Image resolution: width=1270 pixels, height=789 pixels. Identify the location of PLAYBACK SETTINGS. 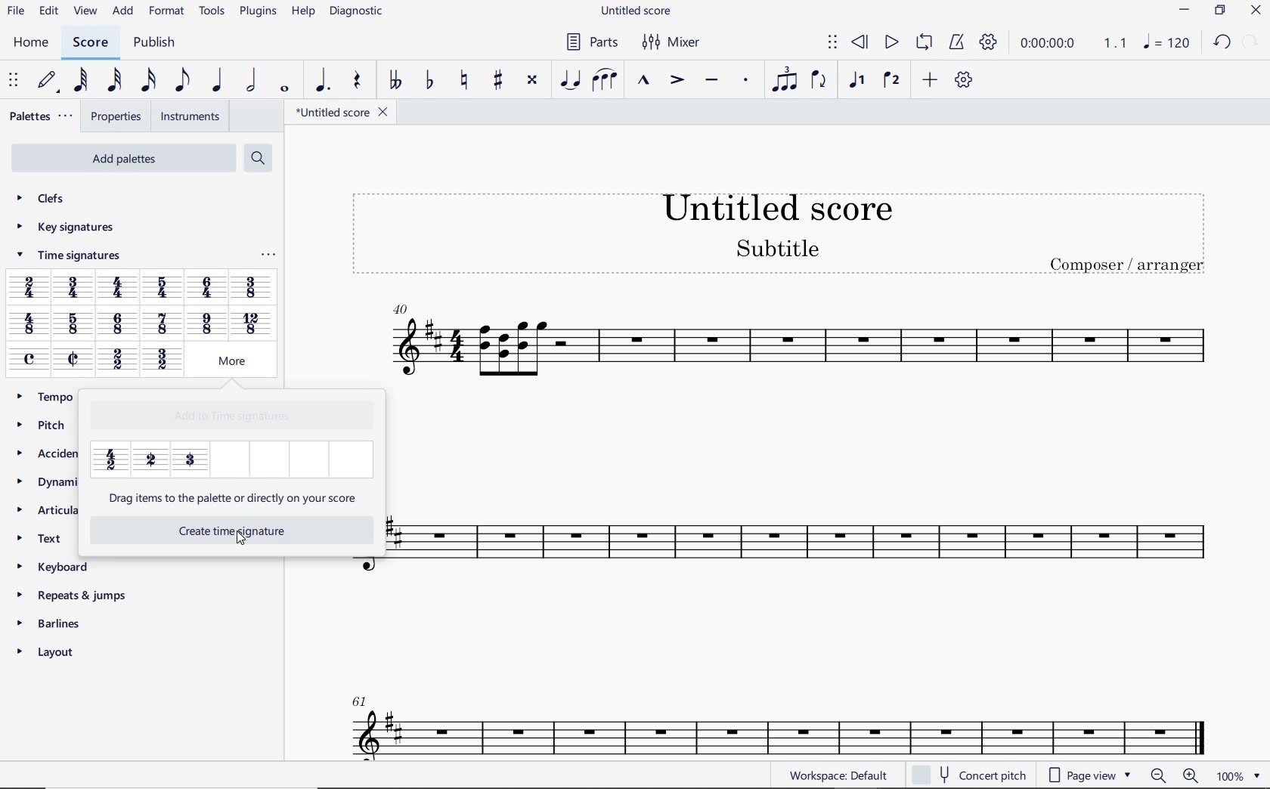
(990, 45).